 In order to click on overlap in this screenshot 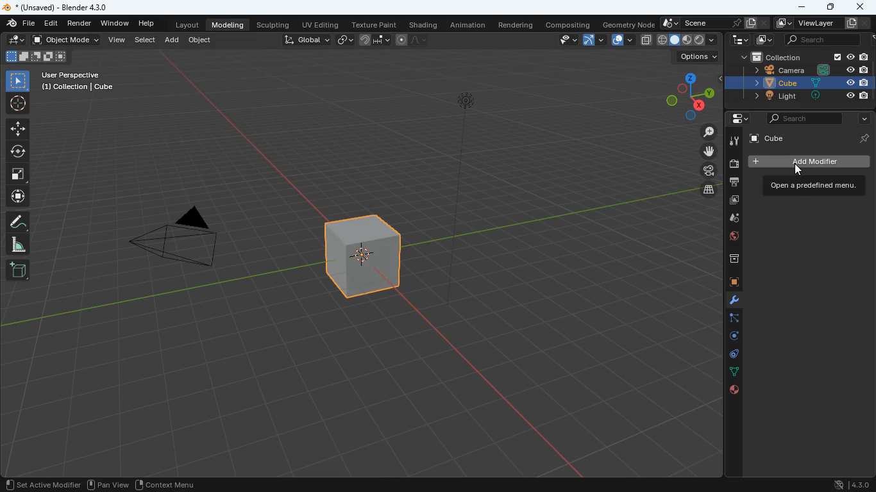, I will do `click(621, 40)`.